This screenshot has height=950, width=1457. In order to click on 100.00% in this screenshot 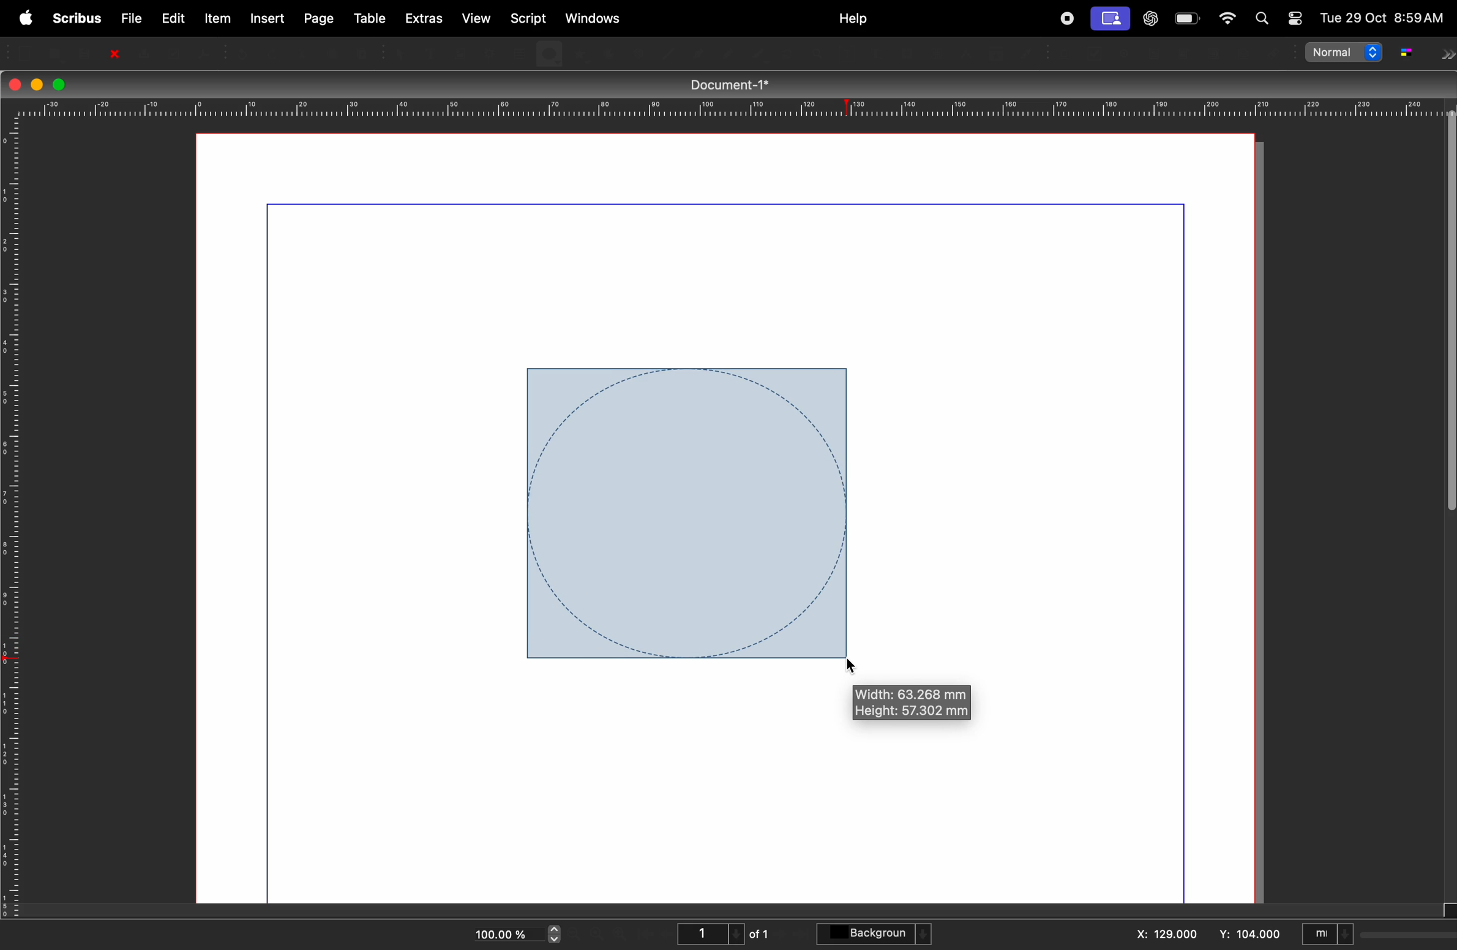, I will do `click(498, 931)`.